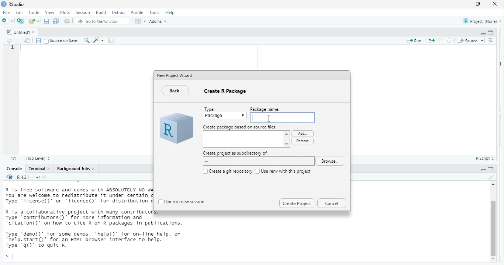  I want to click on close, so click(496, 5).